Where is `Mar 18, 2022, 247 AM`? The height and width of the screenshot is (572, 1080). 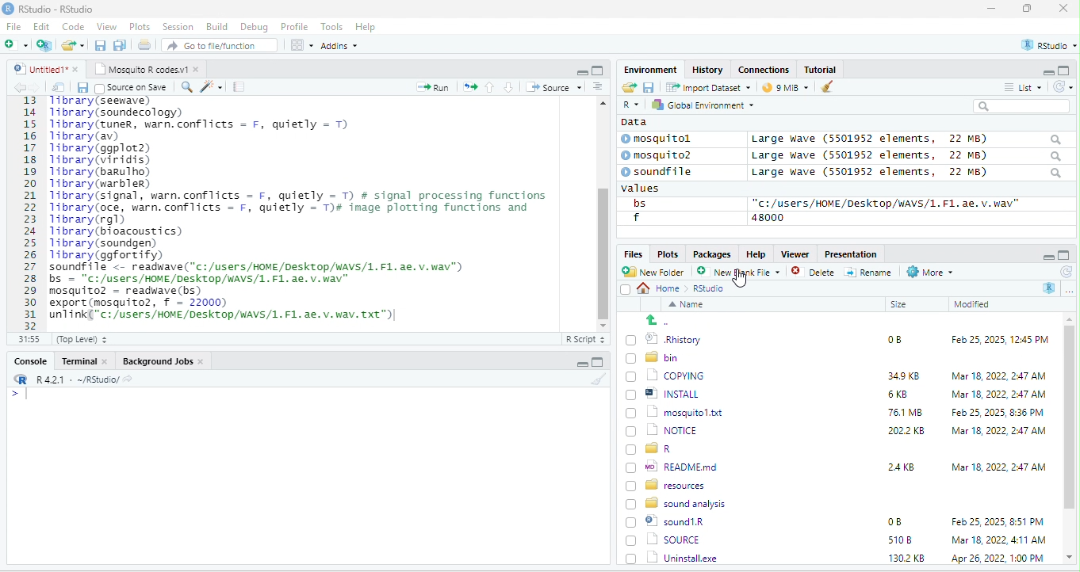
Mar 18, 2022, 247 AM is located at coordinates (999, 376).